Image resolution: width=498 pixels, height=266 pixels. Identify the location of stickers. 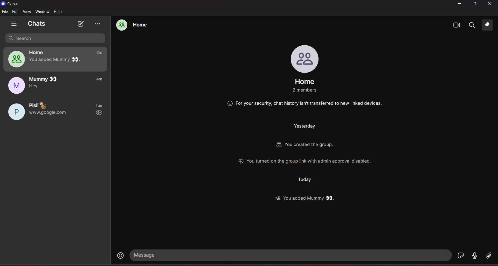
(461, 255).